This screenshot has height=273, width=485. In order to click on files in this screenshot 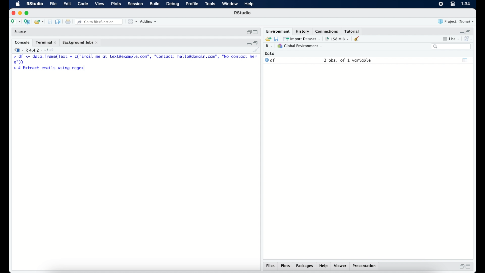, I will do `click(270, 266)`.